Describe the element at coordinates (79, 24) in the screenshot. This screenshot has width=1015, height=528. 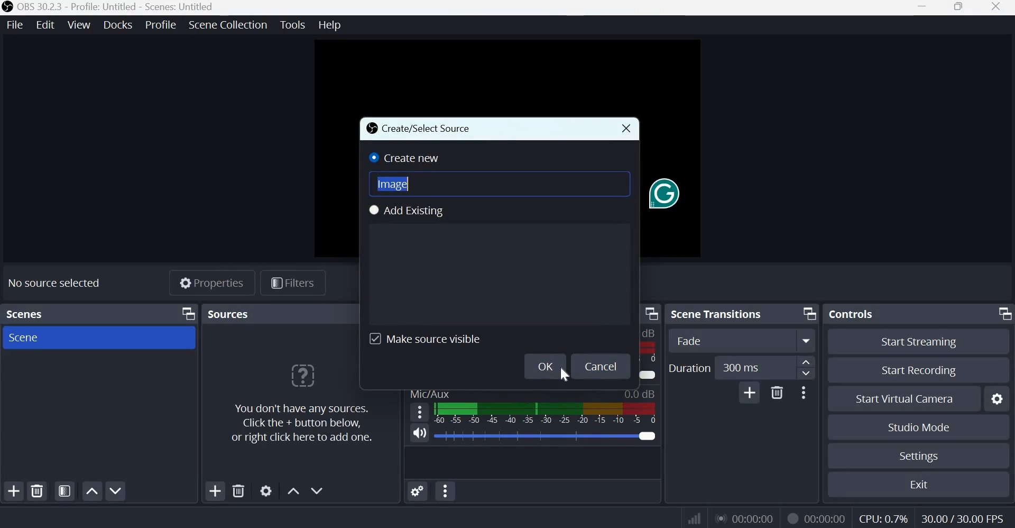
I see `view` at that location.